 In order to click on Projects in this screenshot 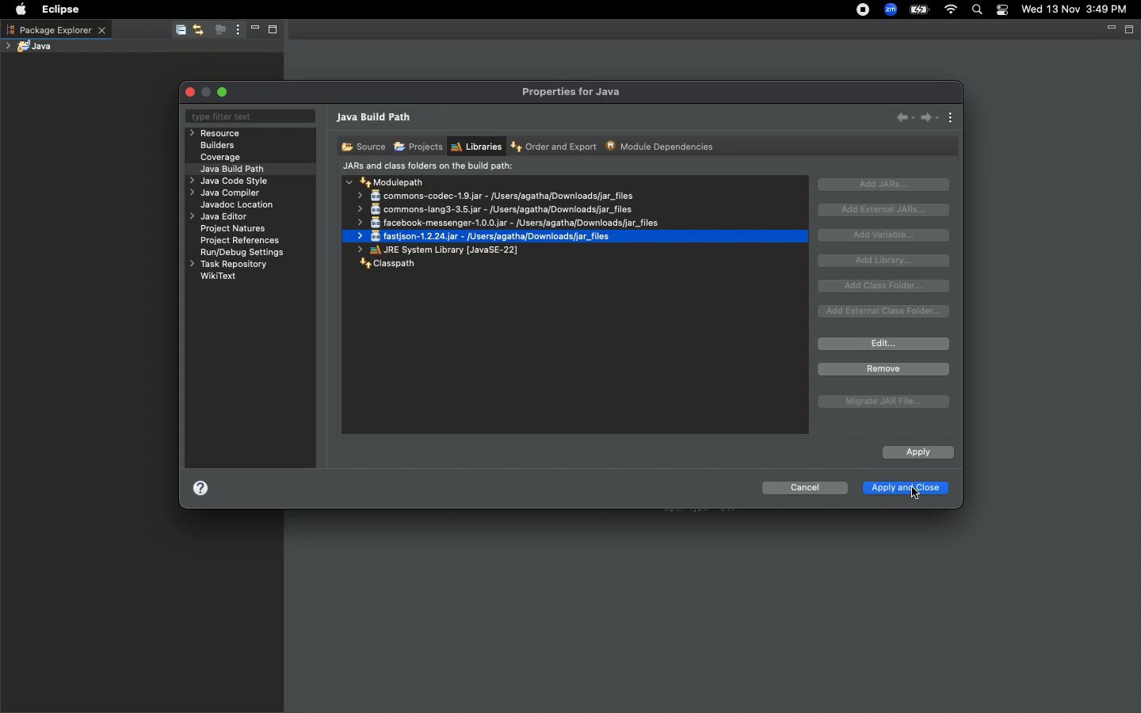, I will do `click(418, 147)`.